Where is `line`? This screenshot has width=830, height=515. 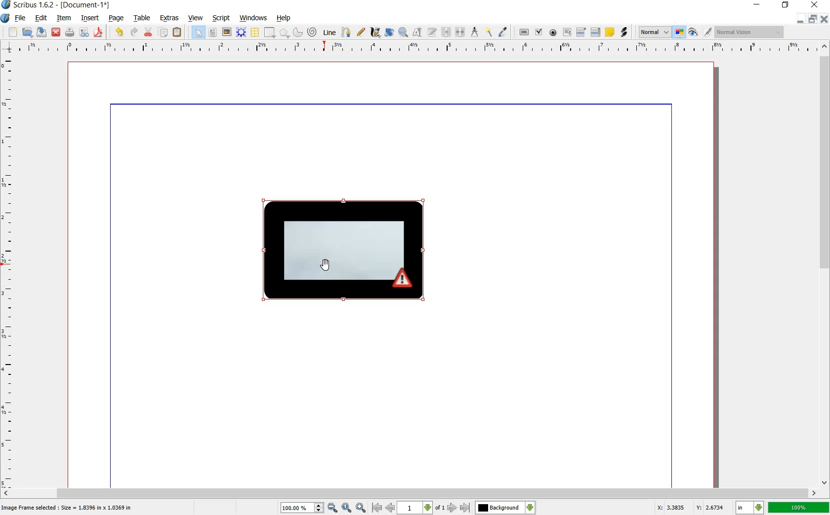
line is located at coordinates (329, 33).